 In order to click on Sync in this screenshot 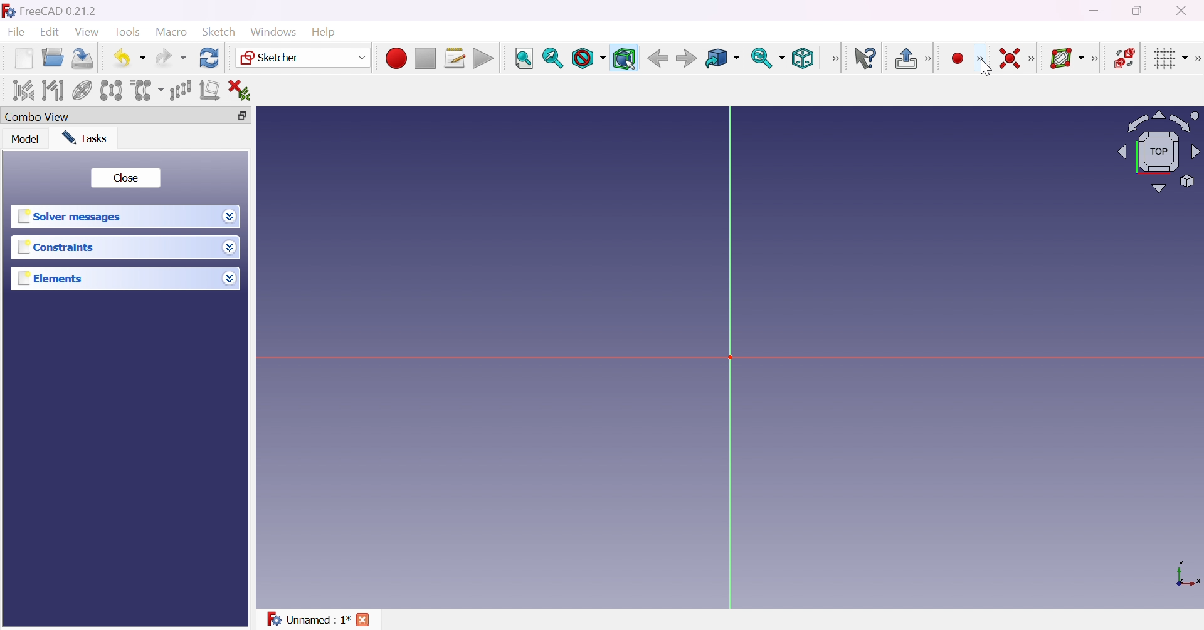, I will do `click(768, 58)`.